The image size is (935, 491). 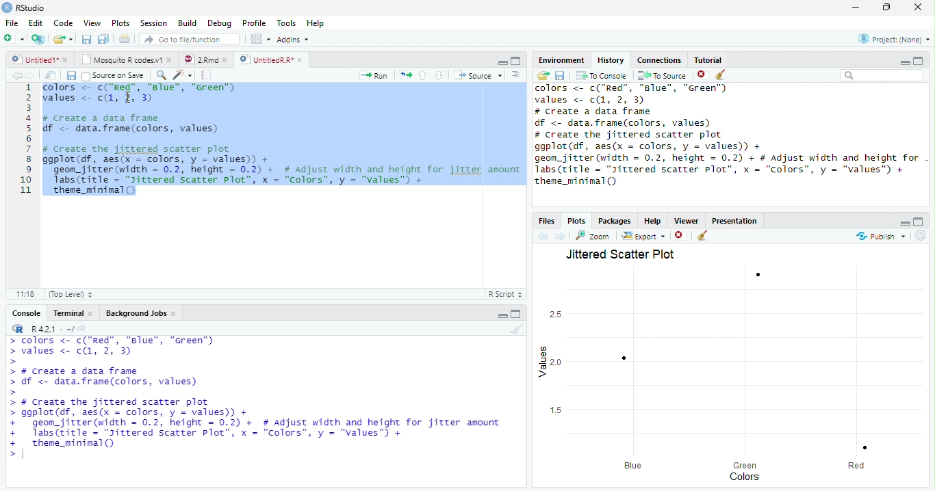 I want to click on Save history into a file, so click(x=560, y=75).